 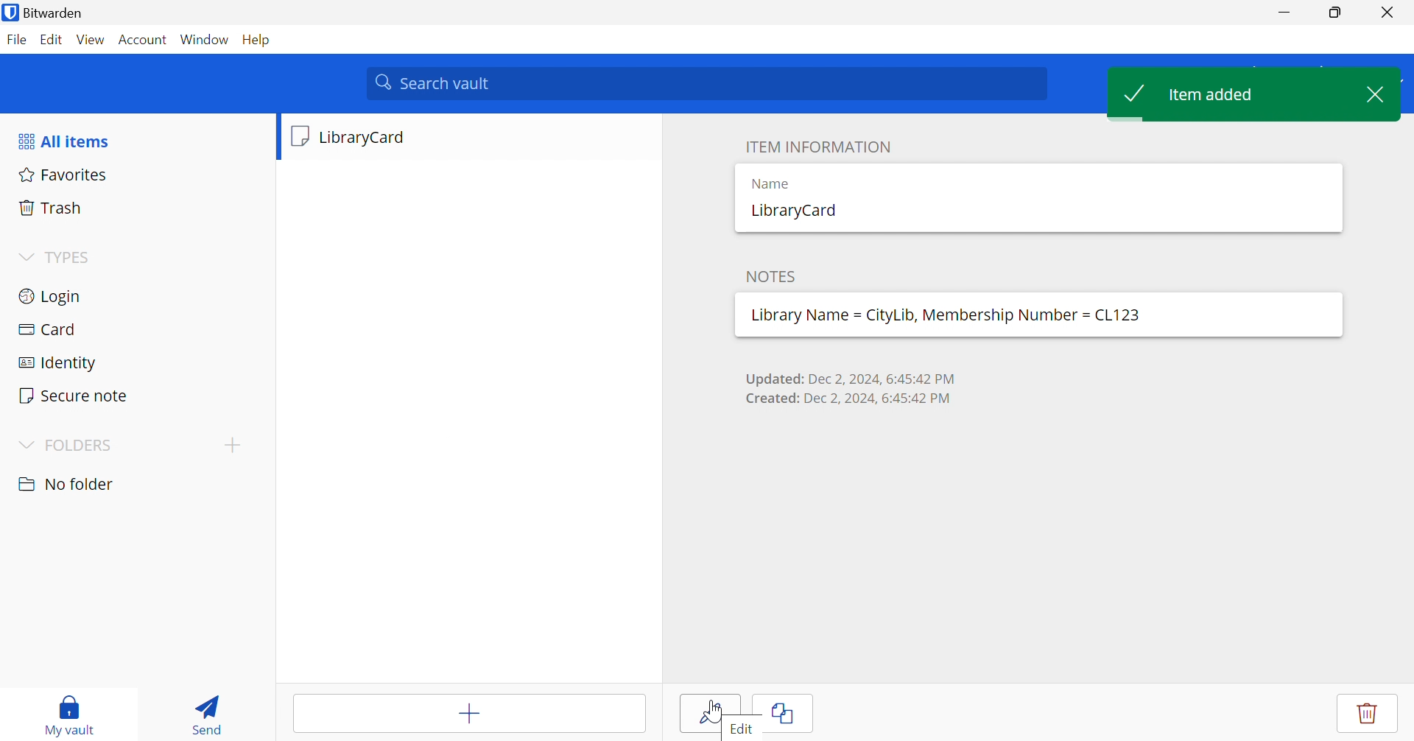 I want to click on All items, so click(x=63, y=139).